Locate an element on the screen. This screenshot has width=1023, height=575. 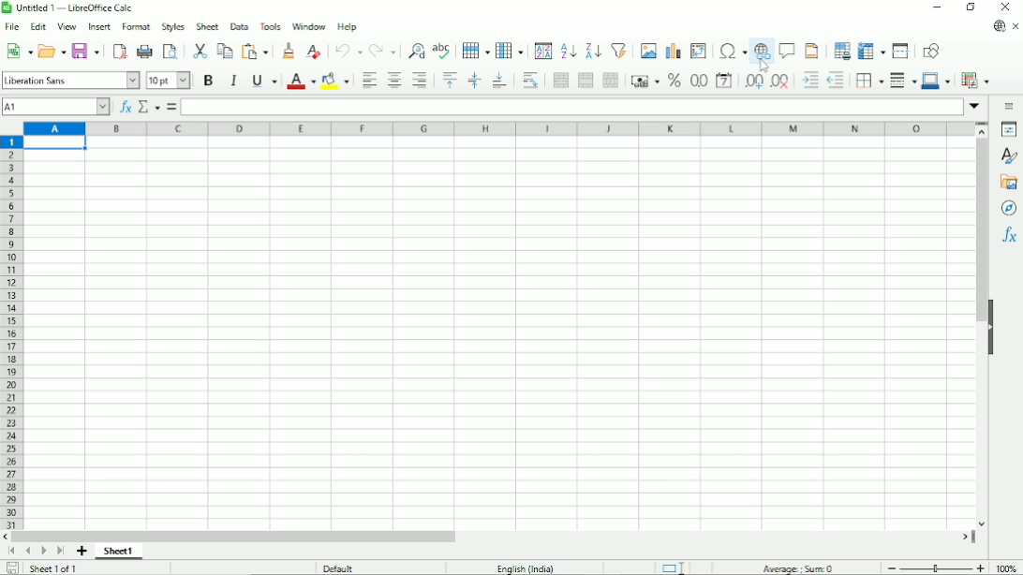
Scroll to last sheet is located at coordinates (59, 552).